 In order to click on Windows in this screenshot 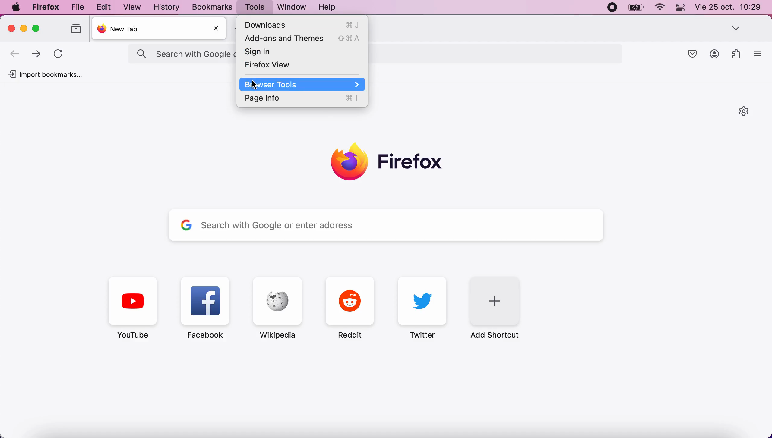, I will do `click(293, 7)`.